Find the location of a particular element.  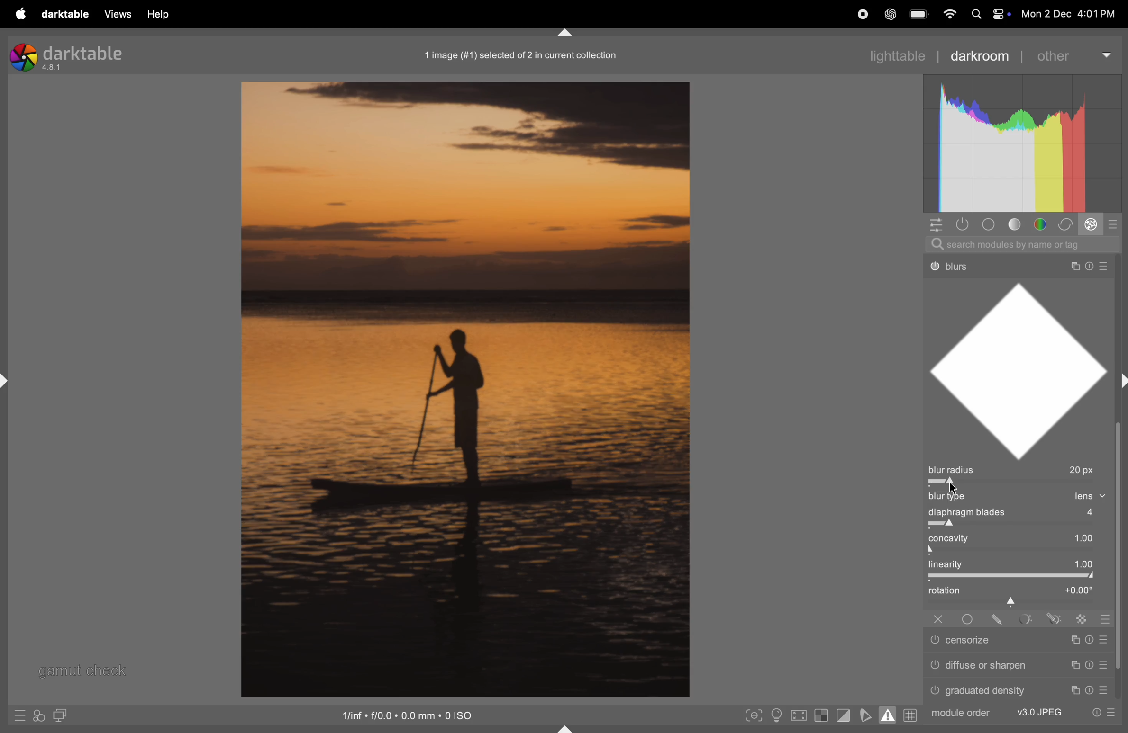

search bar is located at coordinates (1025, 243).